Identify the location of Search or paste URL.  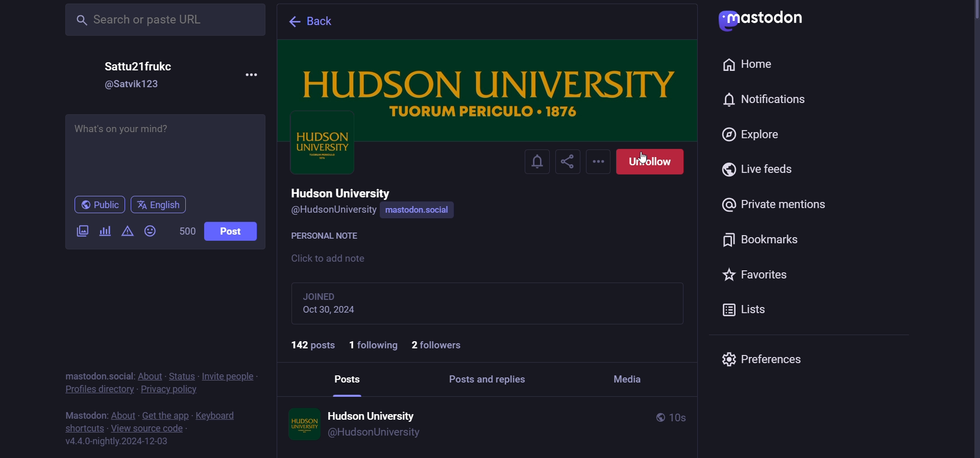
(162, 18).